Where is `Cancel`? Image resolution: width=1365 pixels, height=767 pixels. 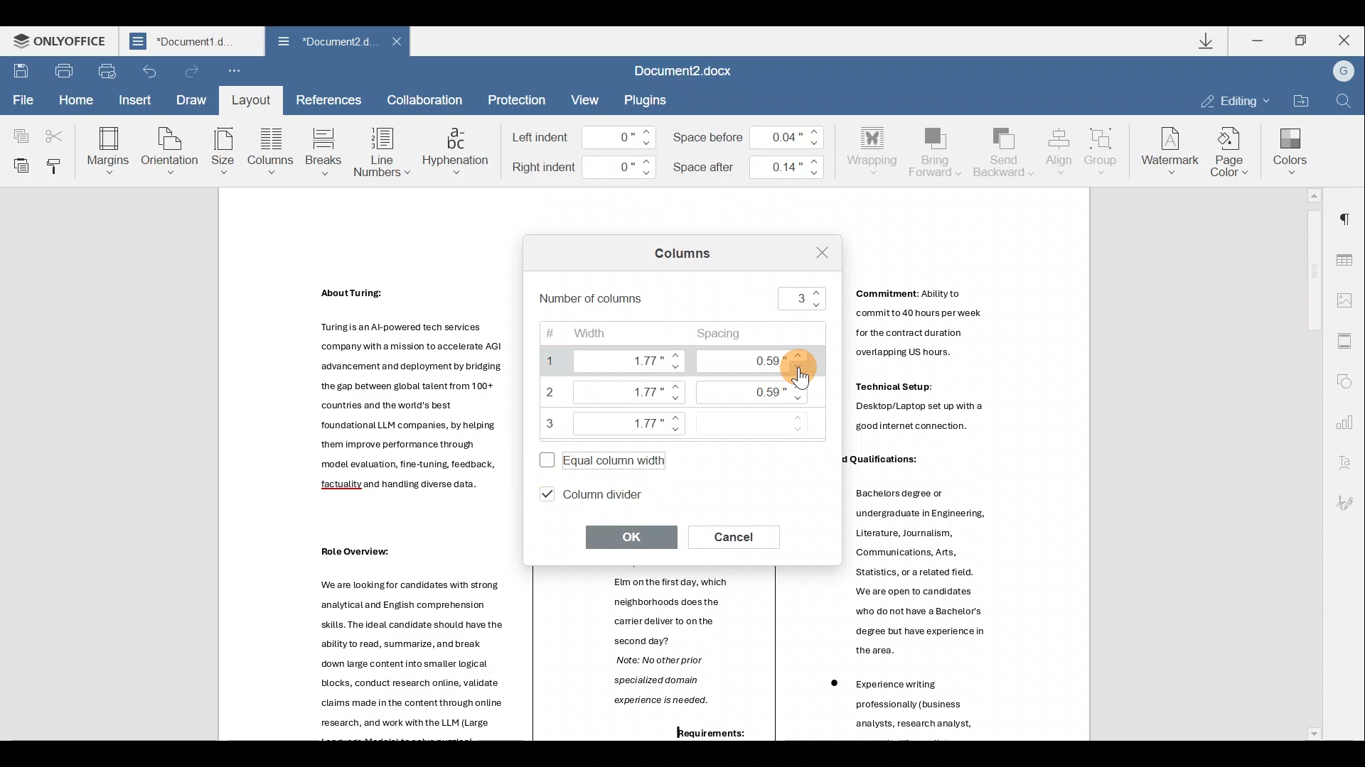 Cancel is located at coordinates (742, 535).